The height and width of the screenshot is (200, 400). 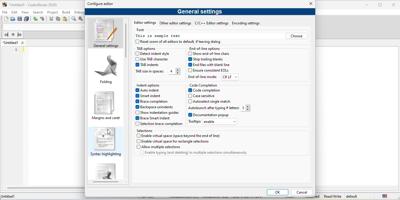 What do you see at coordinates (153, 59) in the screenshot?
I see `use tab character` at bounding box center [153, 59].